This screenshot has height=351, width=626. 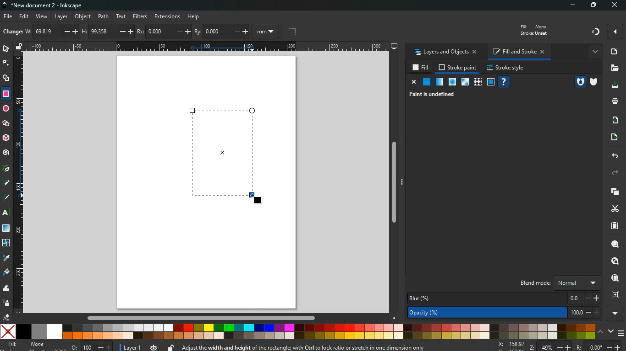 I want to click on unlock, so click(x=20, y=47).